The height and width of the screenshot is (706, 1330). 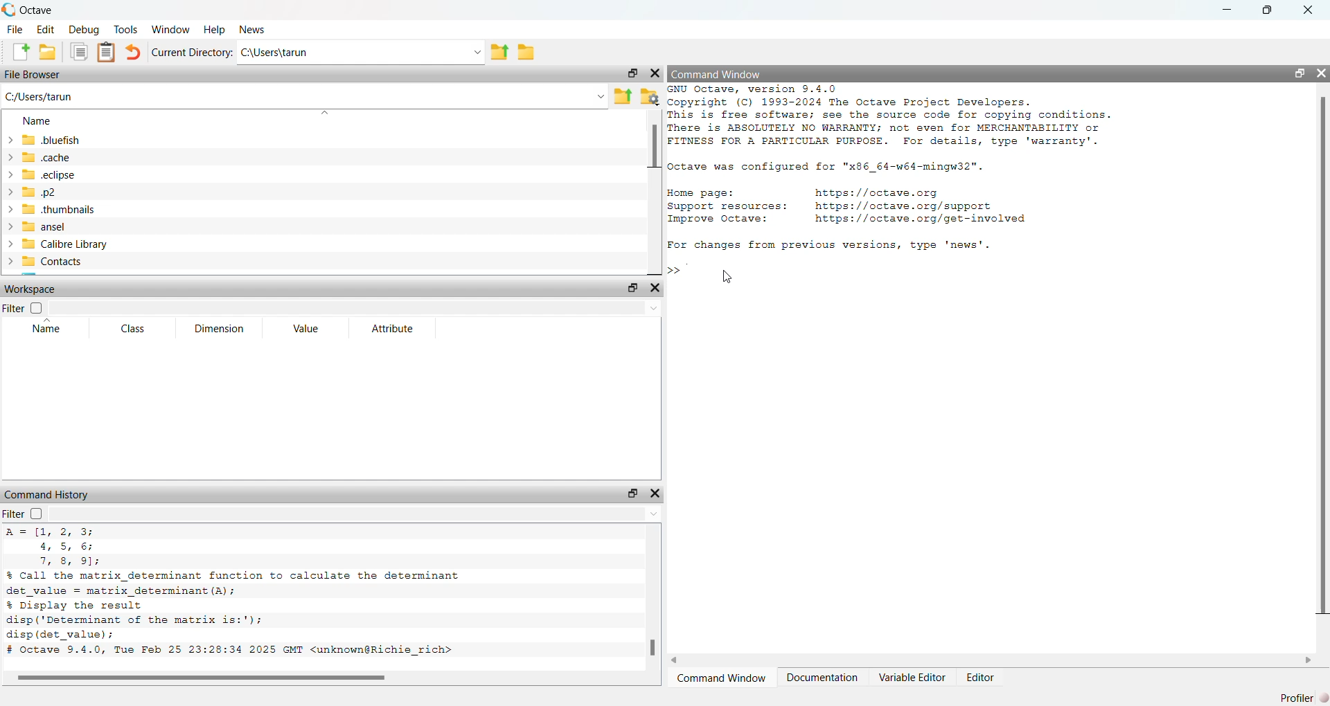 What do you see at coordinates (35, 192) in the screenshot?
I see `.p2` at bounding box center [35, 192].